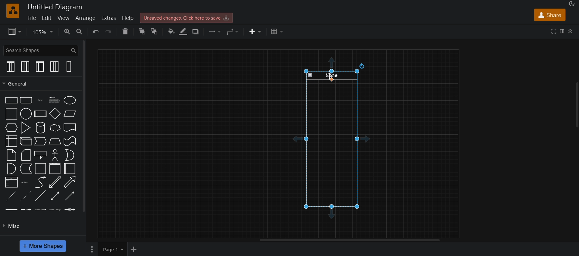 The image size is (579, 256). I want to click on file, so click(33, 18).